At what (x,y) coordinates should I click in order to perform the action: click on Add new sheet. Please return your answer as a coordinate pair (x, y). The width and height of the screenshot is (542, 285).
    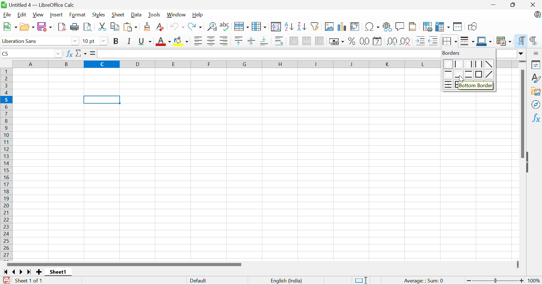
    Looking at the image, I should click on (40, 271).